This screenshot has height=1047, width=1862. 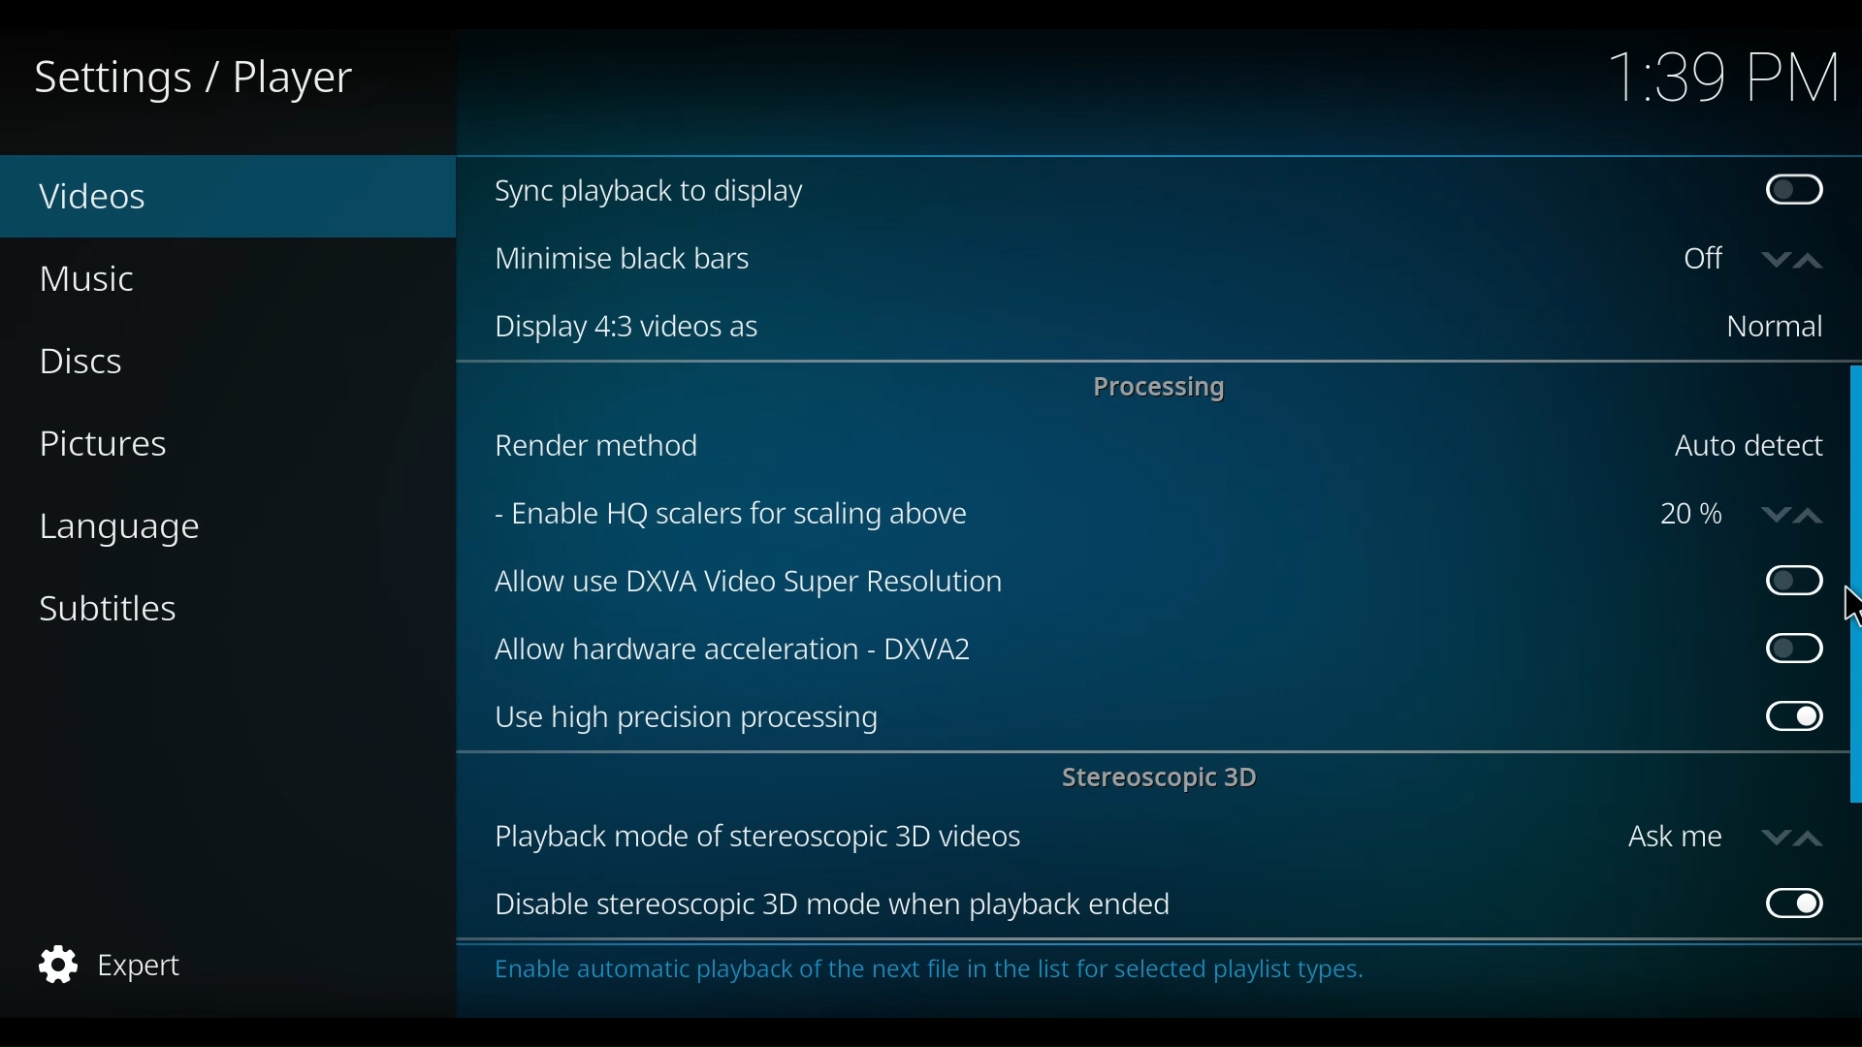 I want to click on Allow hardware acceleration -DXVA2, so click(x=1105, y=647).